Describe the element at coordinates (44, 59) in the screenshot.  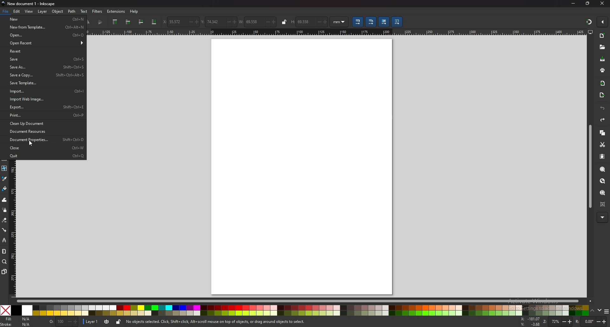
I see `save` at that location.